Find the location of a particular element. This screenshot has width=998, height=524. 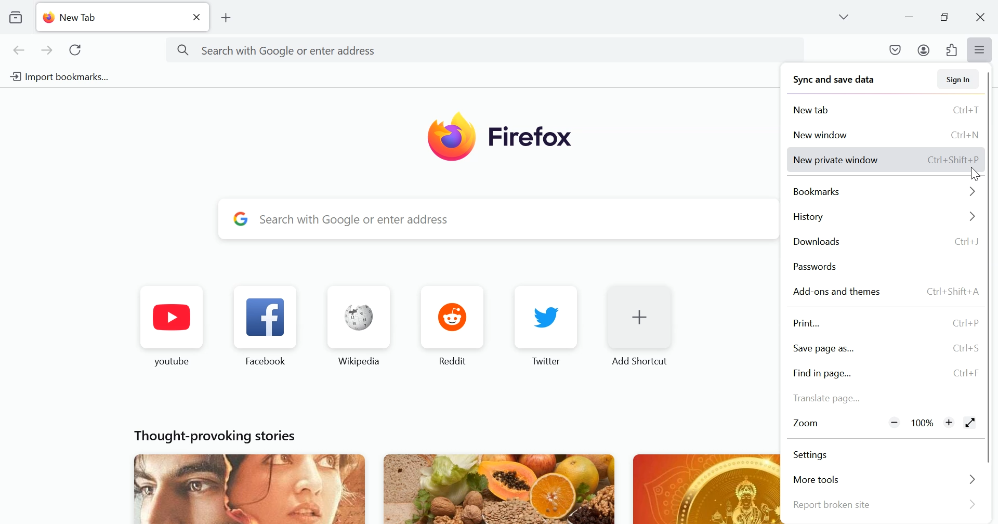

Minimize is located at coordinates (910, 17).